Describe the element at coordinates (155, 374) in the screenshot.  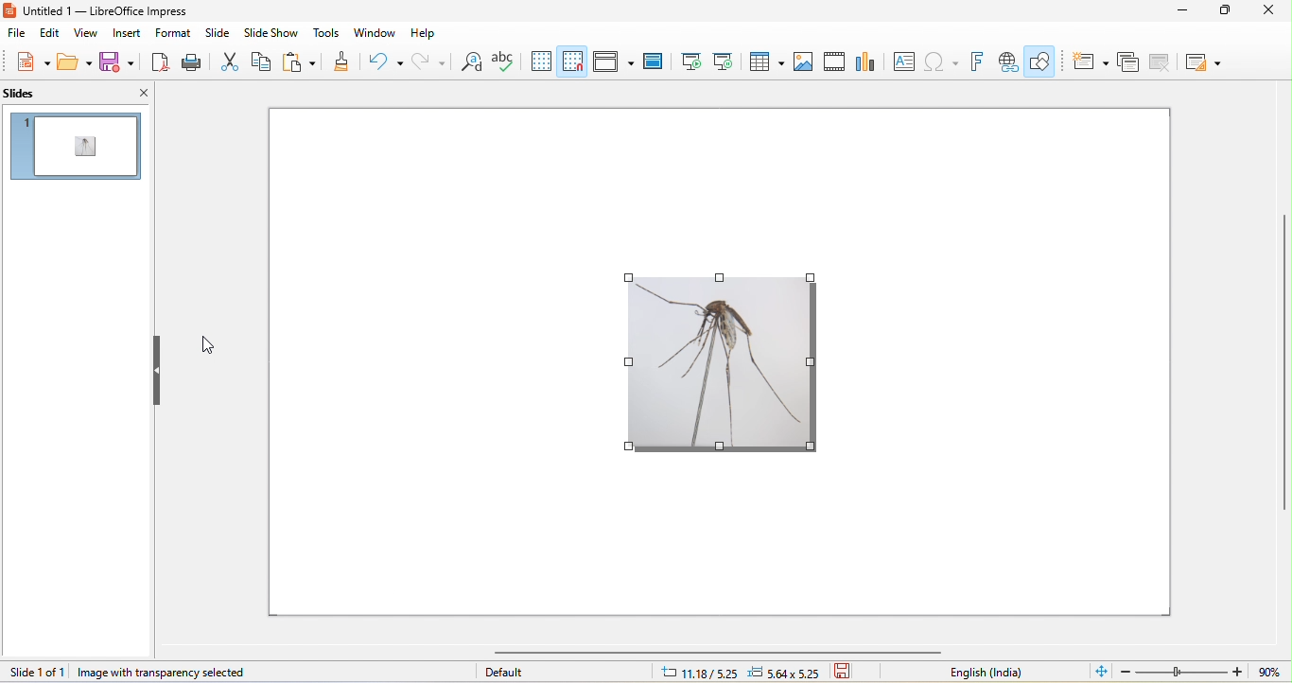
I see `Slider` at that location.